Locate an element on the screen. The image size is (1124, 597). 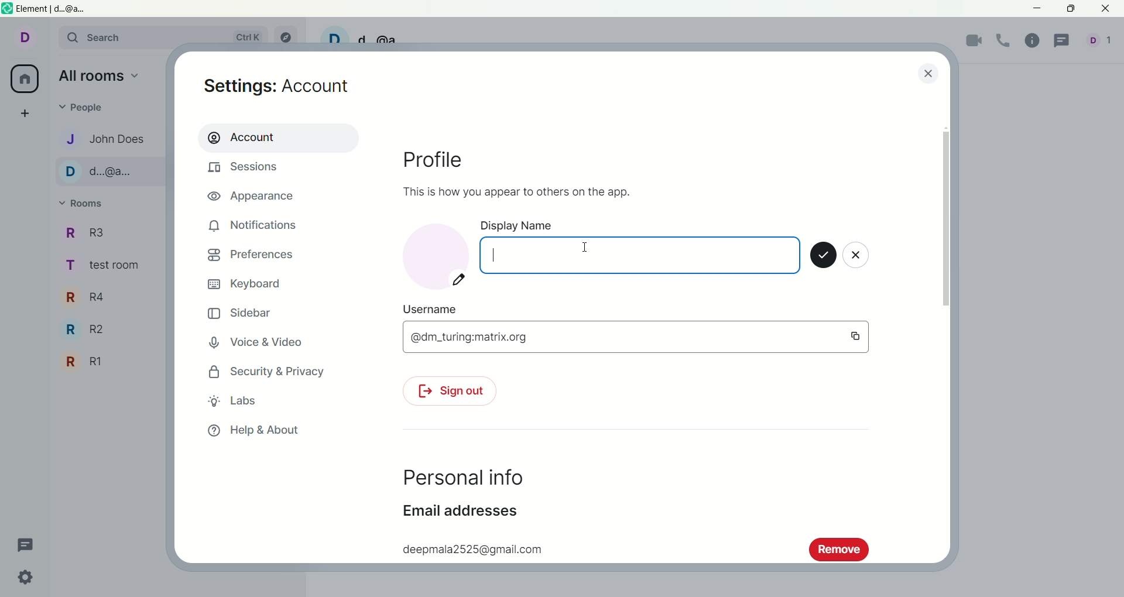
room info is located at coordinates (1036, 40).